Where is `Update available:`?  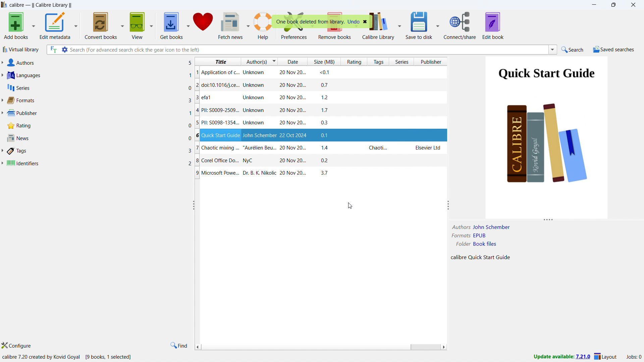
Update available: is located at coordinates (554, 357).